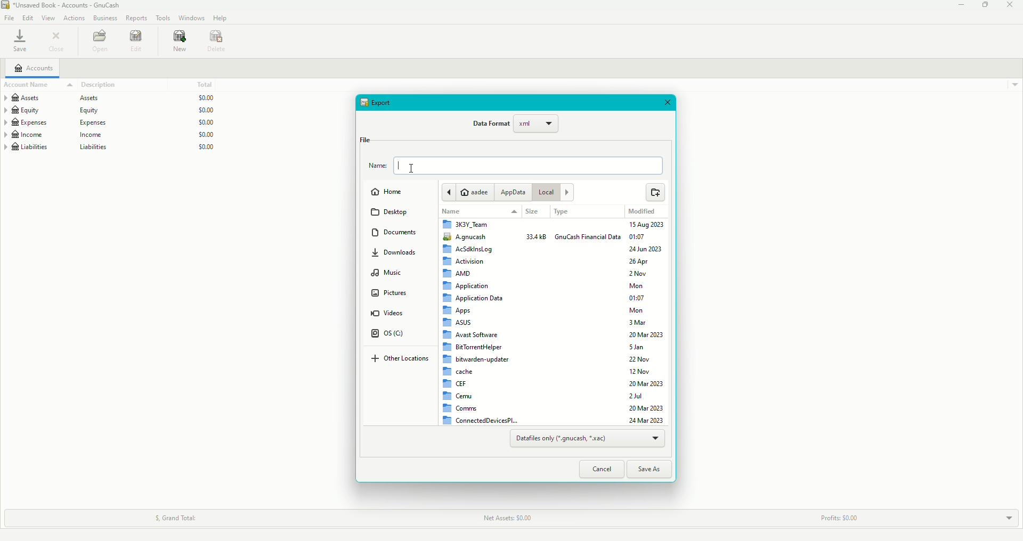  Describe the element at coordinates (27, 18) in the screenshot. I see `Edit` at that location.